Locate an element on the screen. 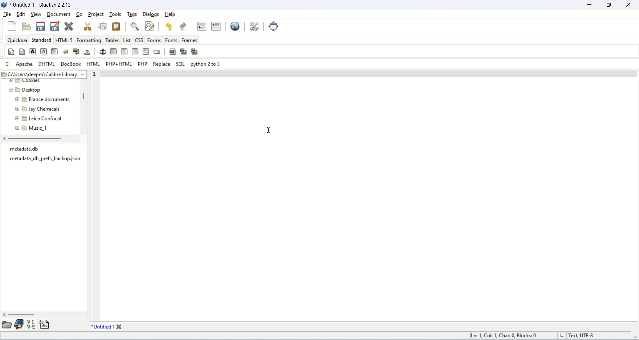  tags is located at coordinates (132, 14).